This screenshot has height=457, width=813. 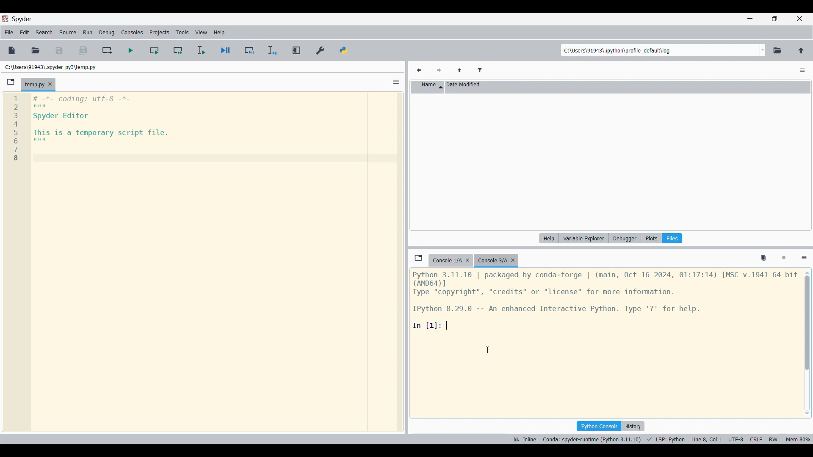 What do you see at coordinates (487, 350) in the screenshot?
I see `Cursor` at bounding box center [487, 350].